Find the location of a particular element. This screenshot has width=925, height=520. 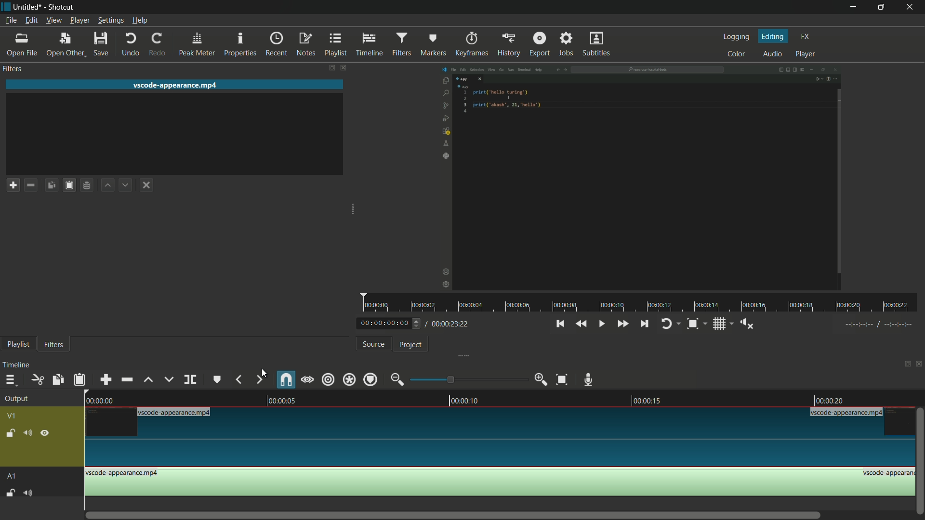

time is located at coordinates (643, 302).